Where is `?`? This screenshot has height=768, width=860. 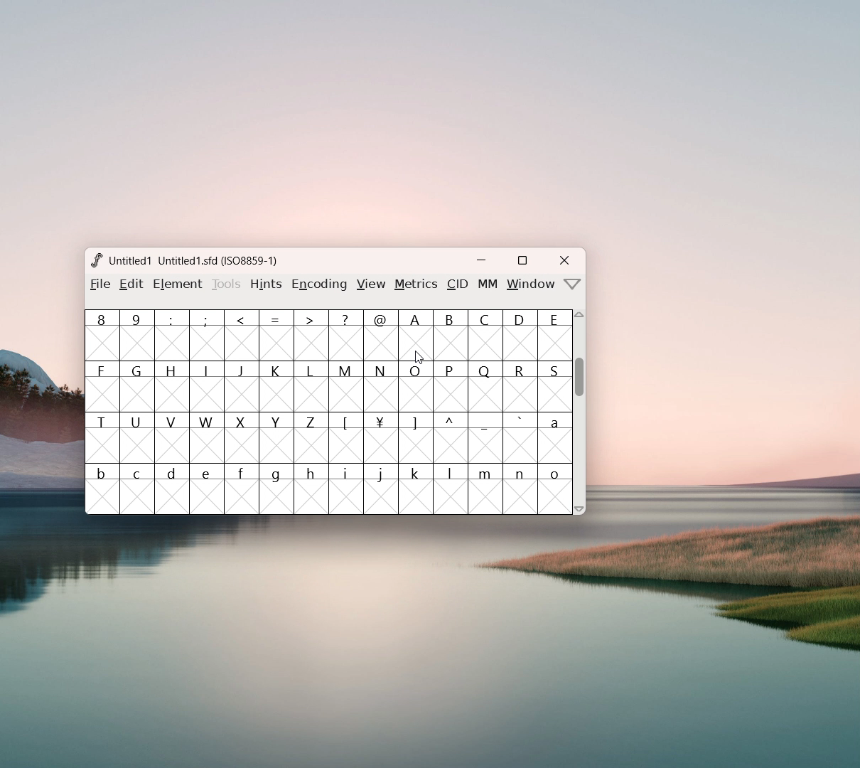 ? is located at coordinates (346, 335).